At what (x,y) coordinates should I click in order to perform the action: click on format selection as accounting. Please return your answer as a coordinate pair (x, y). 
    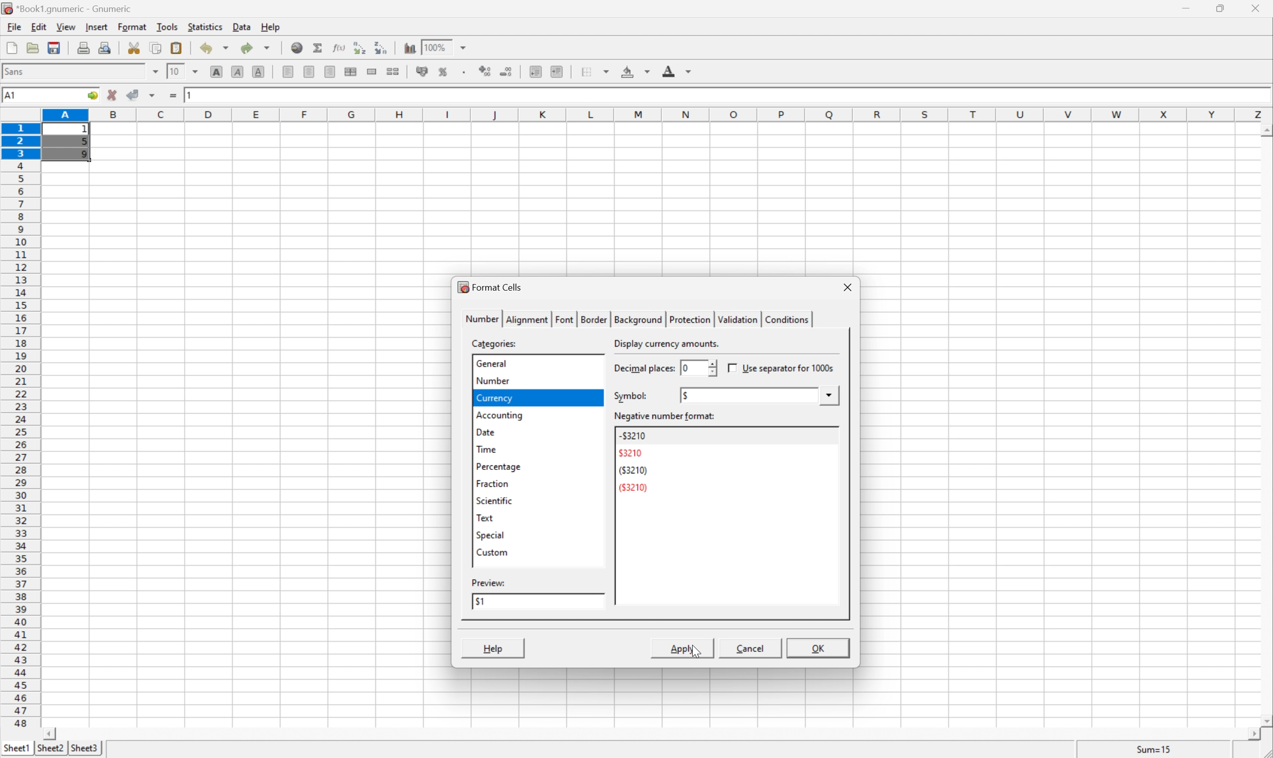
    Looking at the image, I should click on (423, 72).